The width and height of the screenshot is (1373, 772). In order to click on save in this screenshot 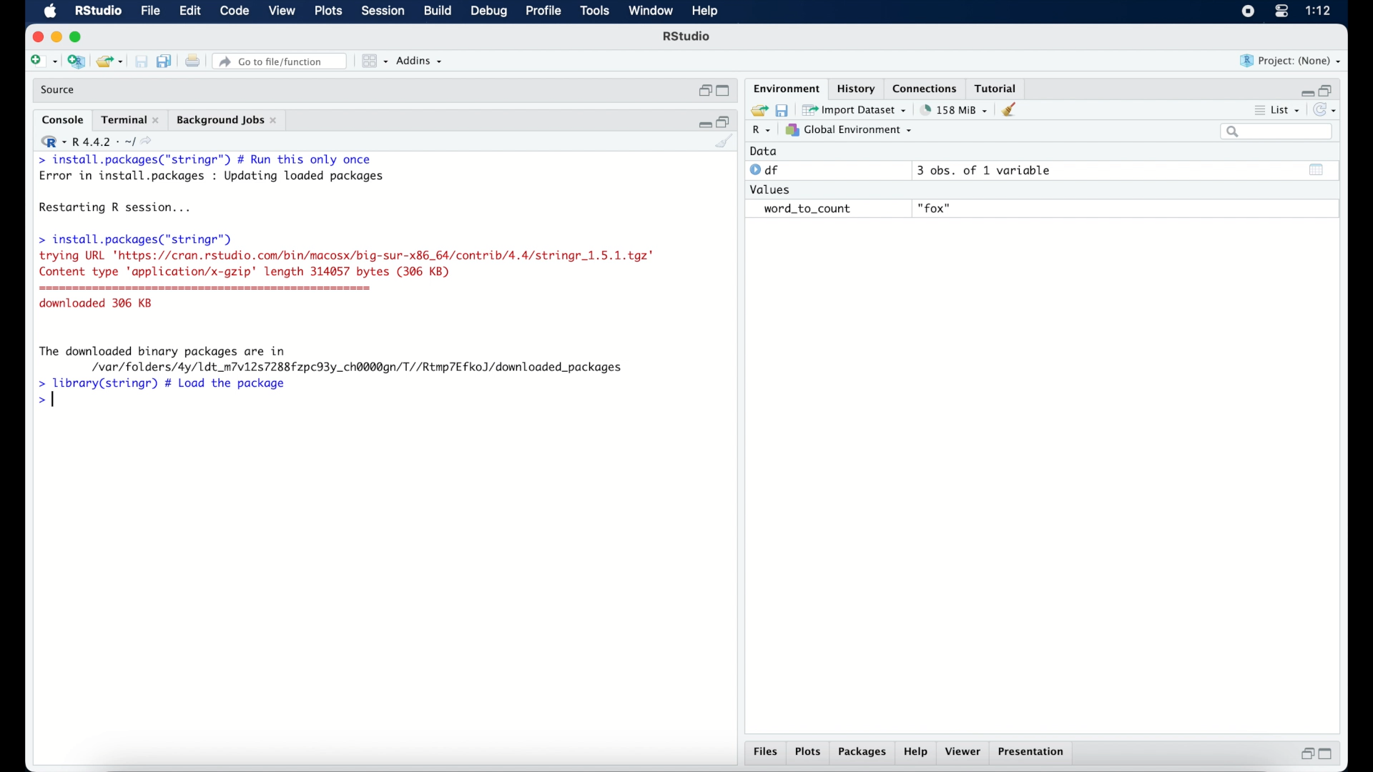, I will do `click(784, 109)`.